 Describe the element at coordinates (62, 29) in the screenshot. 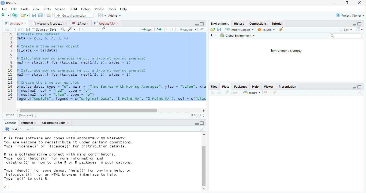

I see `search` at that location.